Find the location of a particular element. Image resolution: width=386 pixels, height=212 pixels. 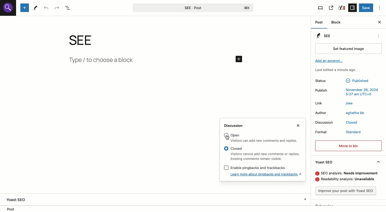

Location  is located at coordinates (12, 209).